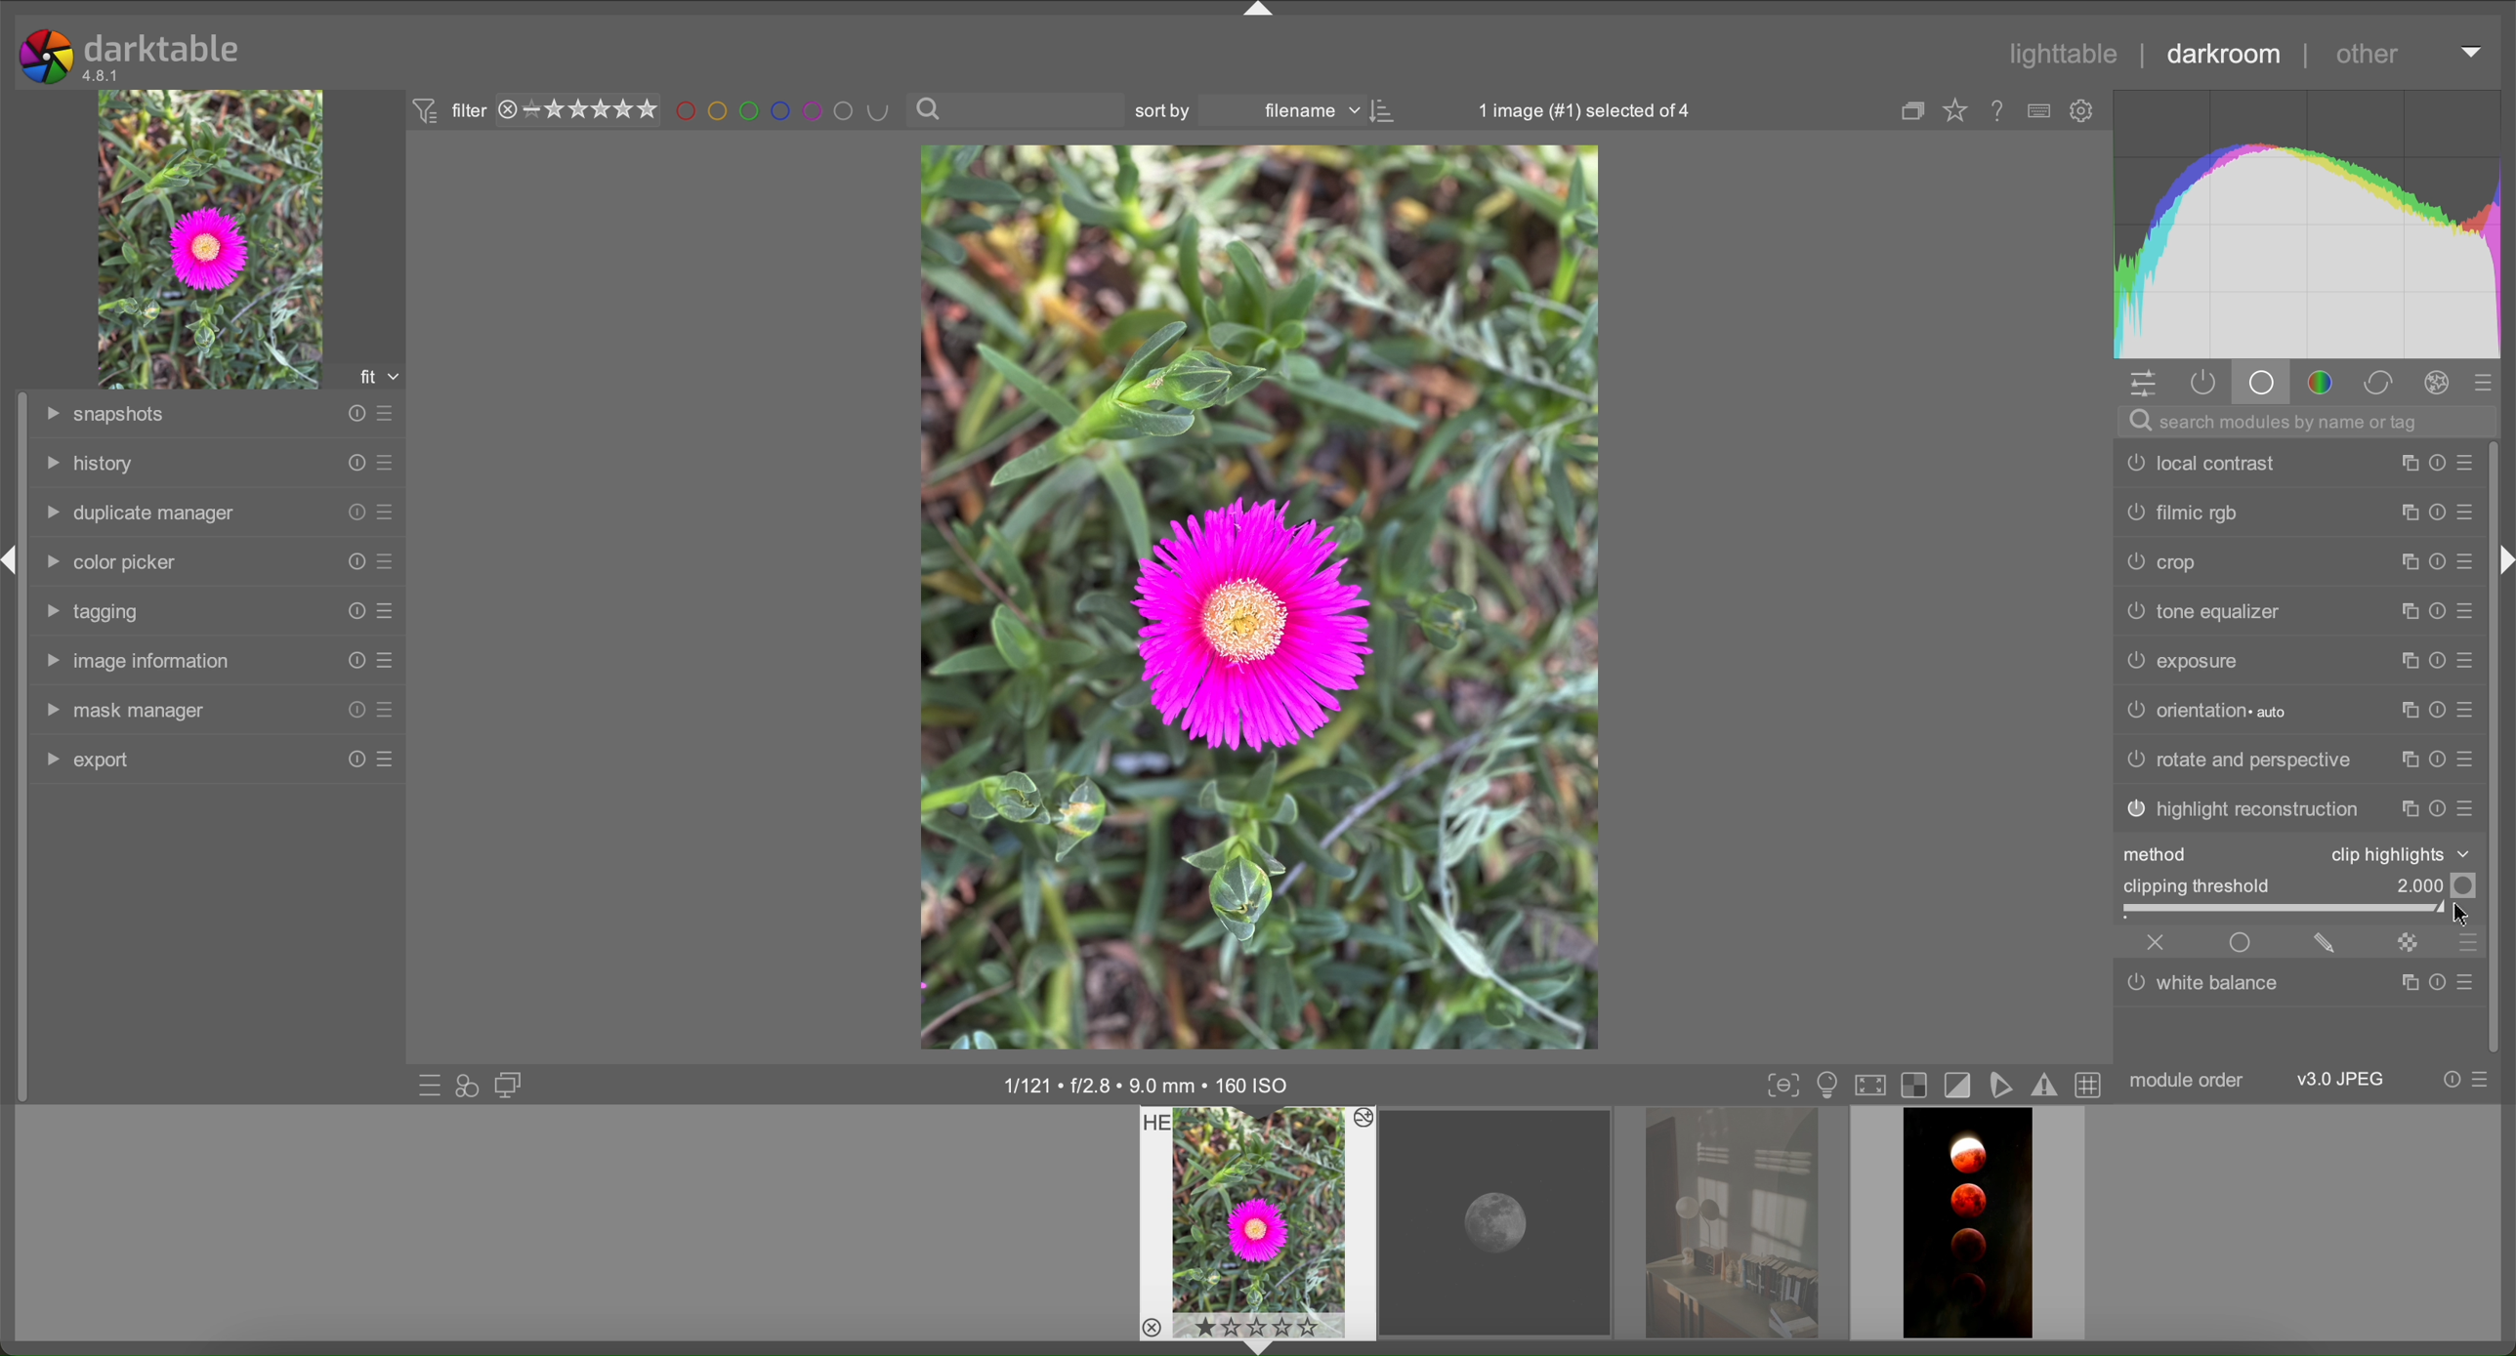  Describe the element at coordinates (2505, 560) in the screenshot. I see `arrow` at that location.